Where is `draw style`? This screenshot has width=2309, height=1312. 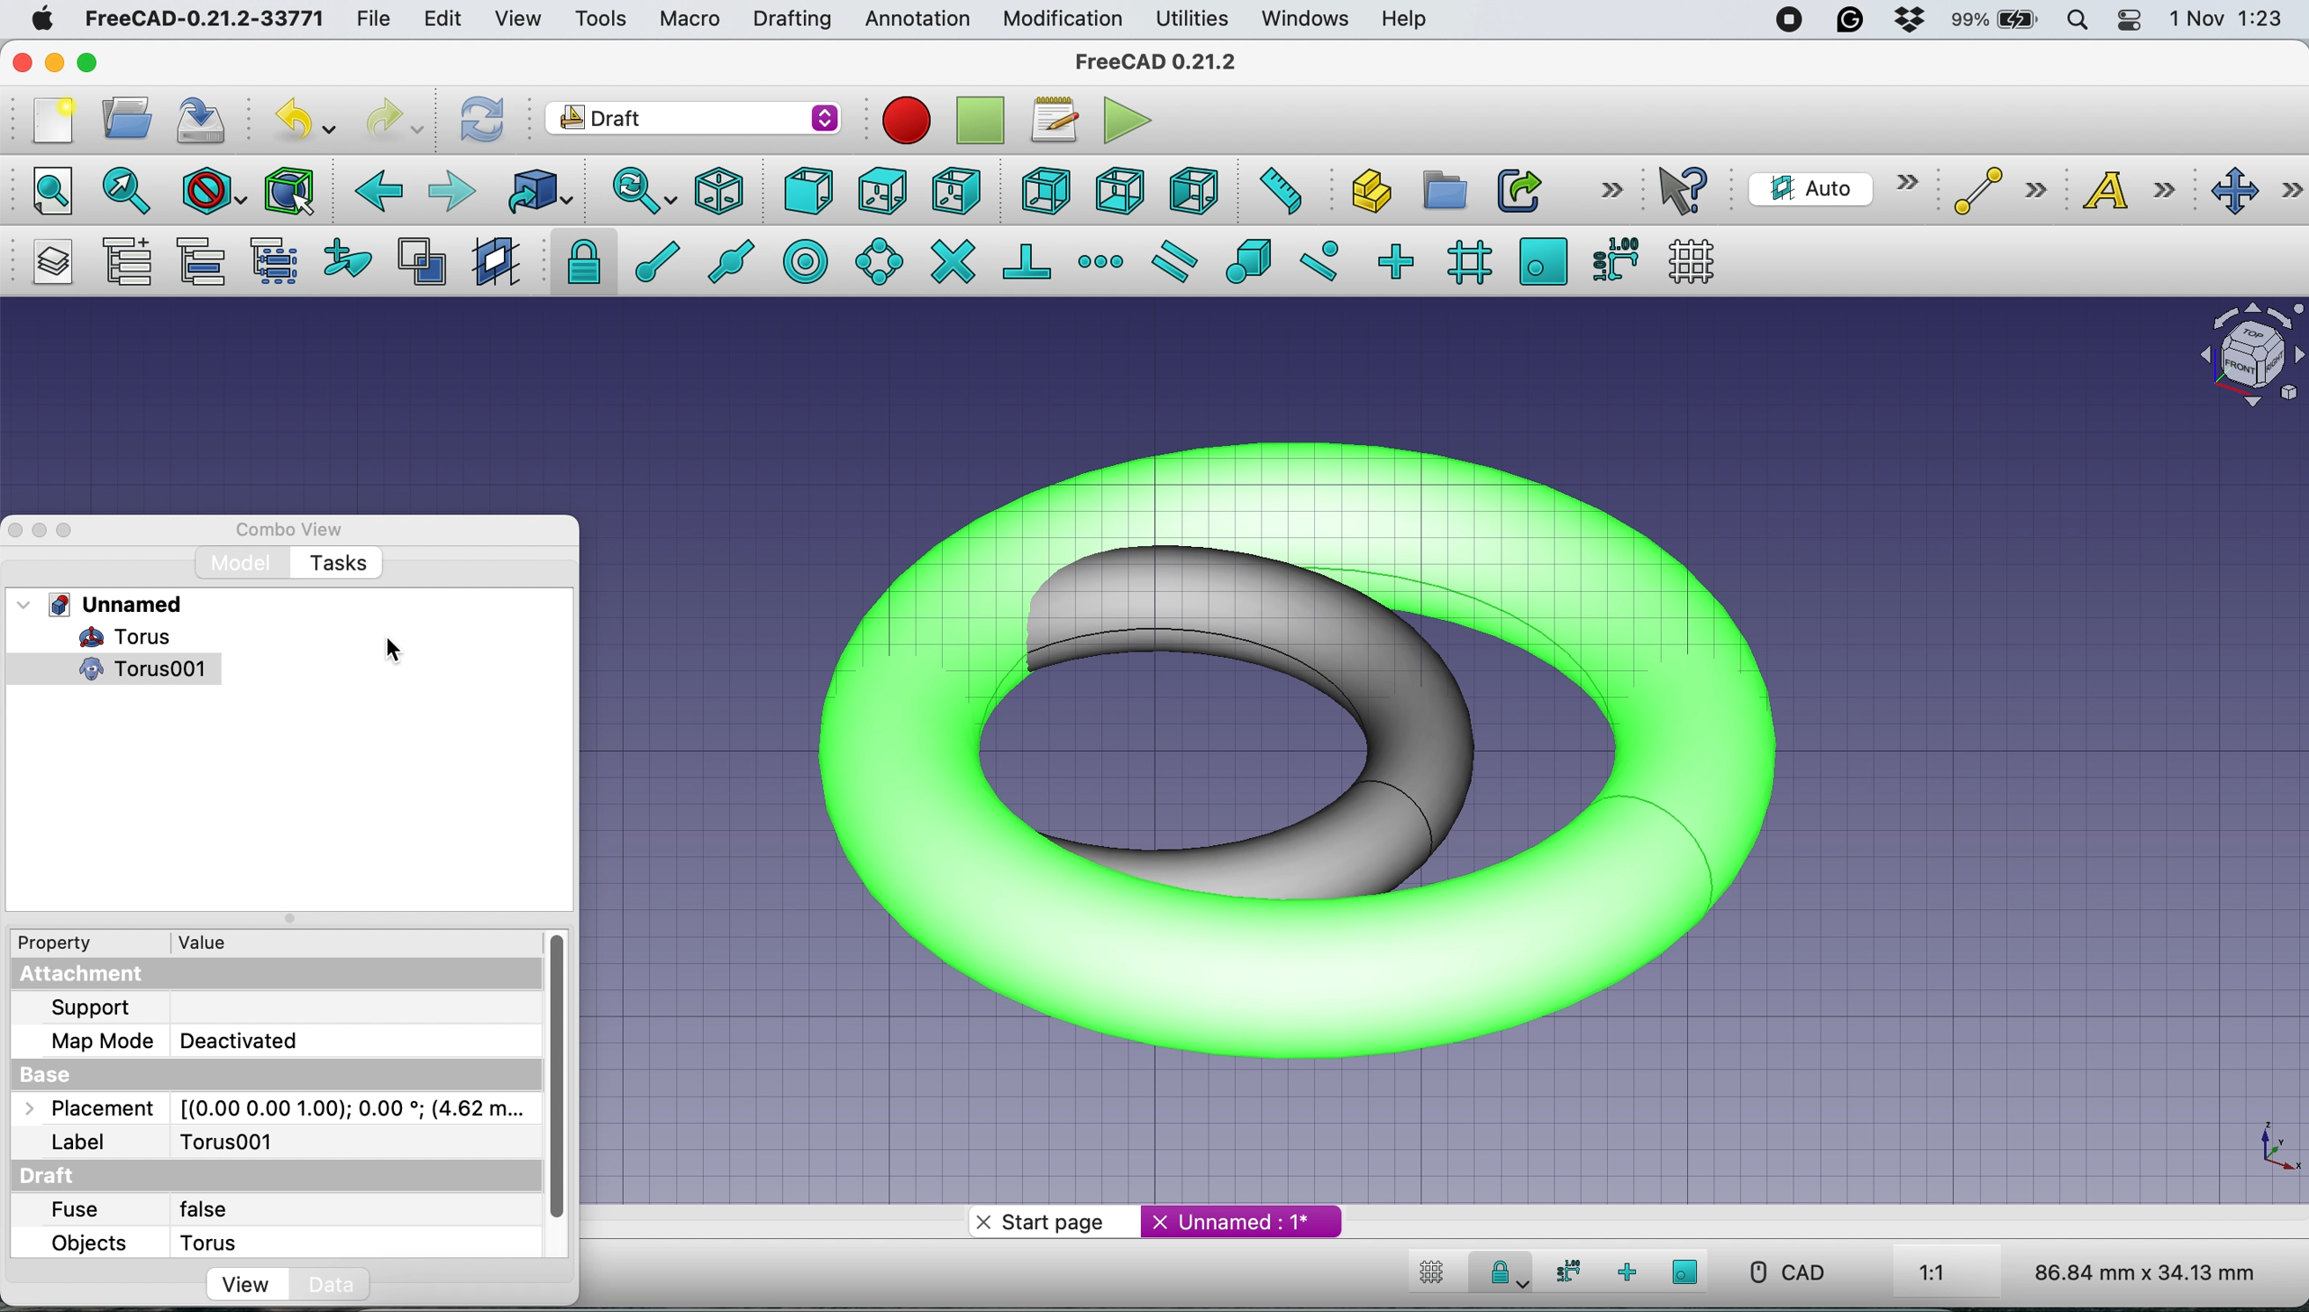 draw style is located at coordinates (210, 195).